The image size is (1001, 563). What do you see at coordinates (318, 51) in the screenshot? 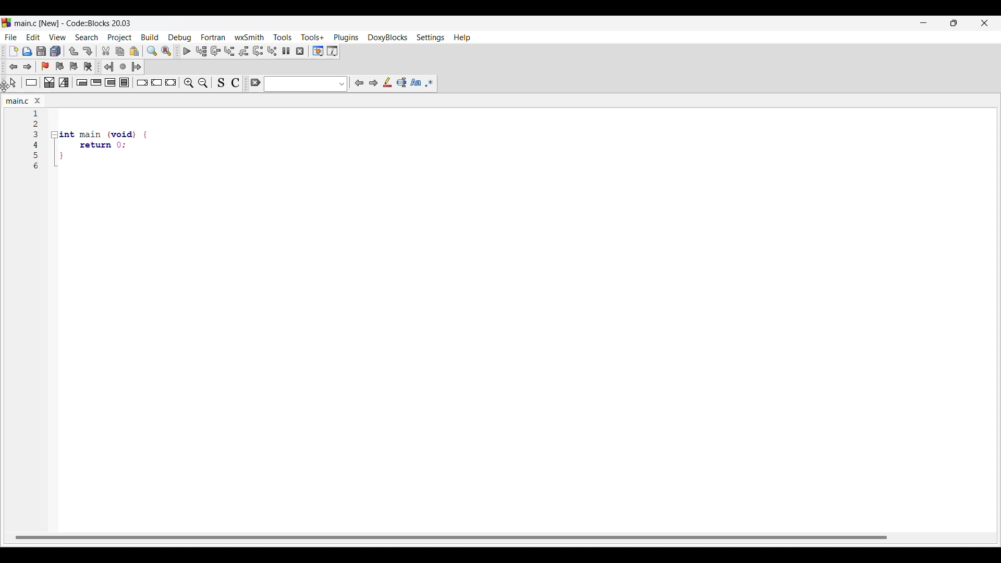
I see `Debugging windows` at bounding box center [318, 51].